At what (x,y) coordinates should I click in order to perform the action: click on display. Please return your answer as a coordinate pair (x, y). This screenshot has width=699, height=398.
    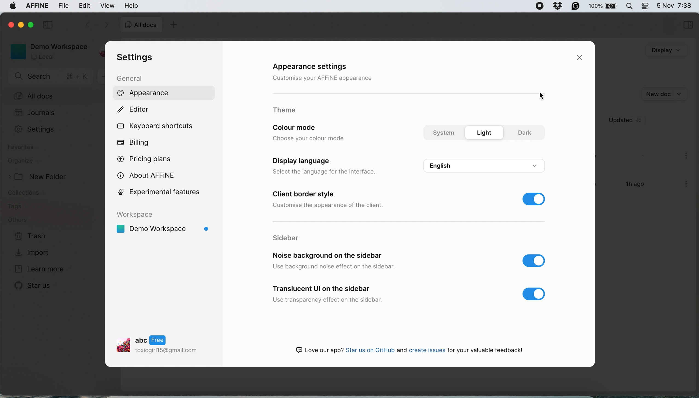
    Looking at the image, I should click on (667, 51).